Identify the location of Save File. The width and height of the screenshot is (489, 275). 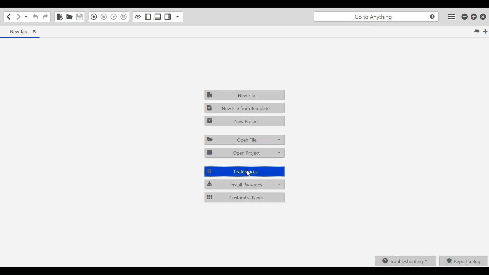
(79, 17).